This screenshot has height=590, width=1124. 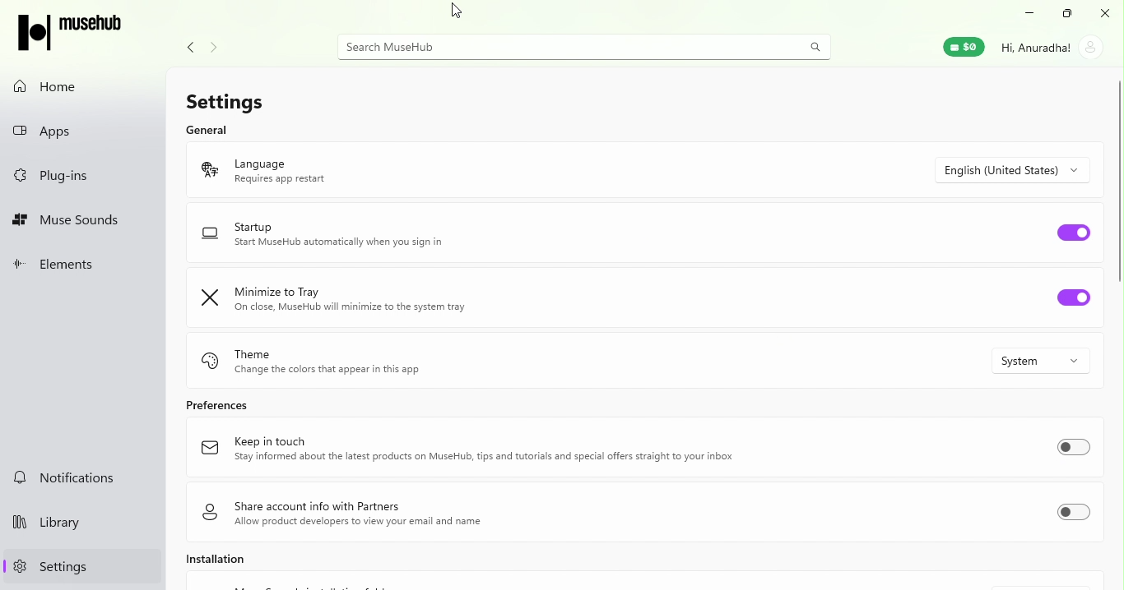 I want to click on General, so click(x=207, y=128).